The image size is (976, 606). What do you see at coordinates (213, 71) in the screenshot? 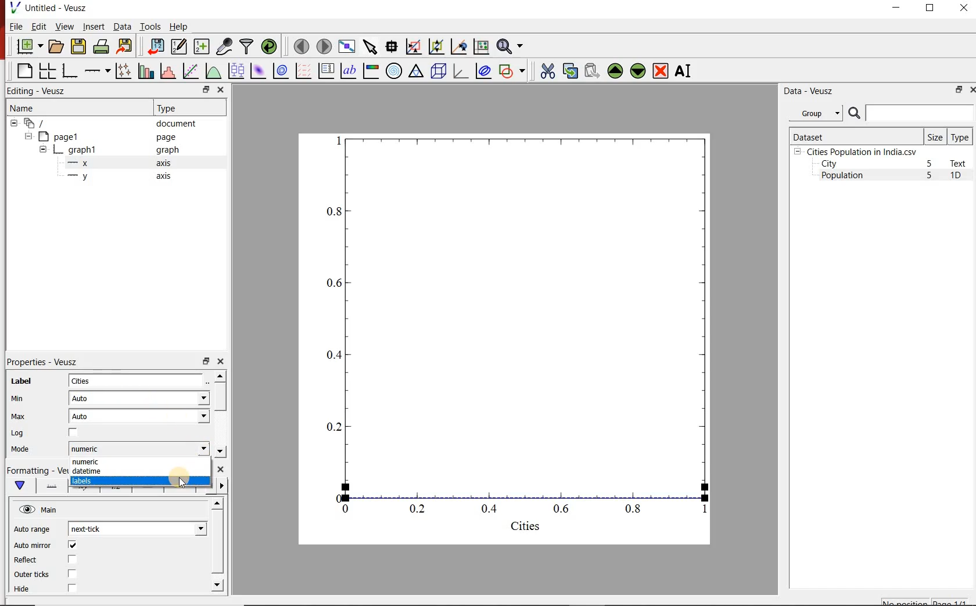
I see `plot a function` at bounding box center [213, 71].